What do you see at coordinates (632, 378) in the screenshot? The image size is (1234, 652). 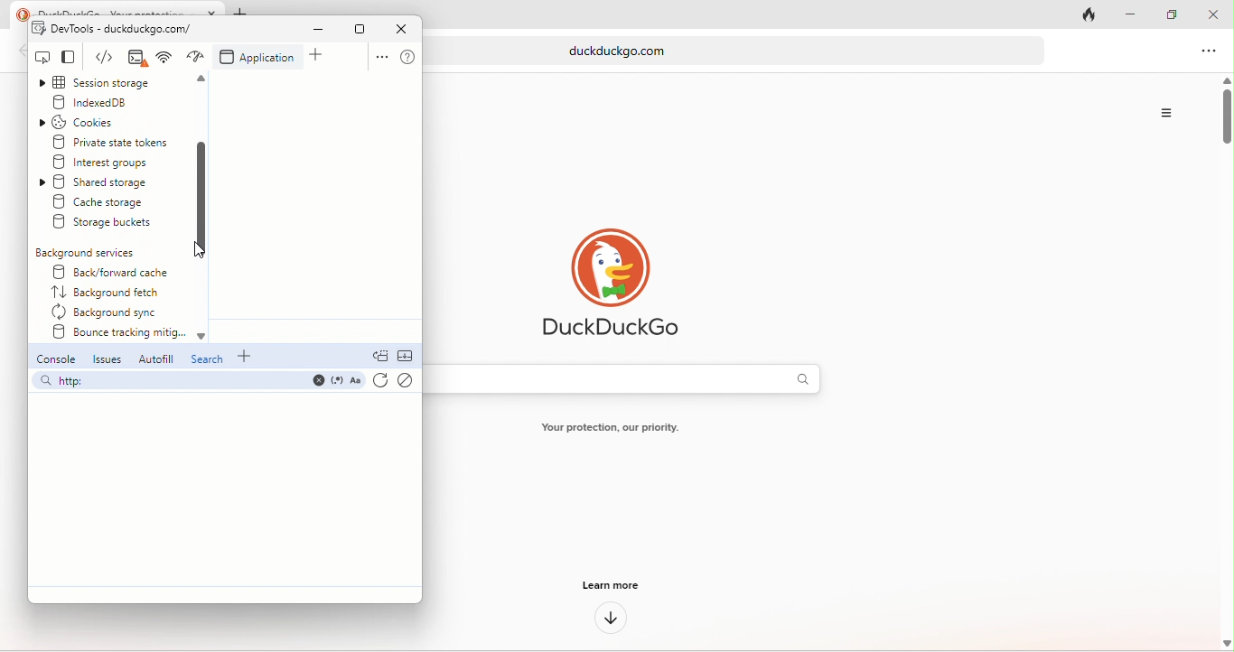 I see `search bar` at bounding box center [632, 378].